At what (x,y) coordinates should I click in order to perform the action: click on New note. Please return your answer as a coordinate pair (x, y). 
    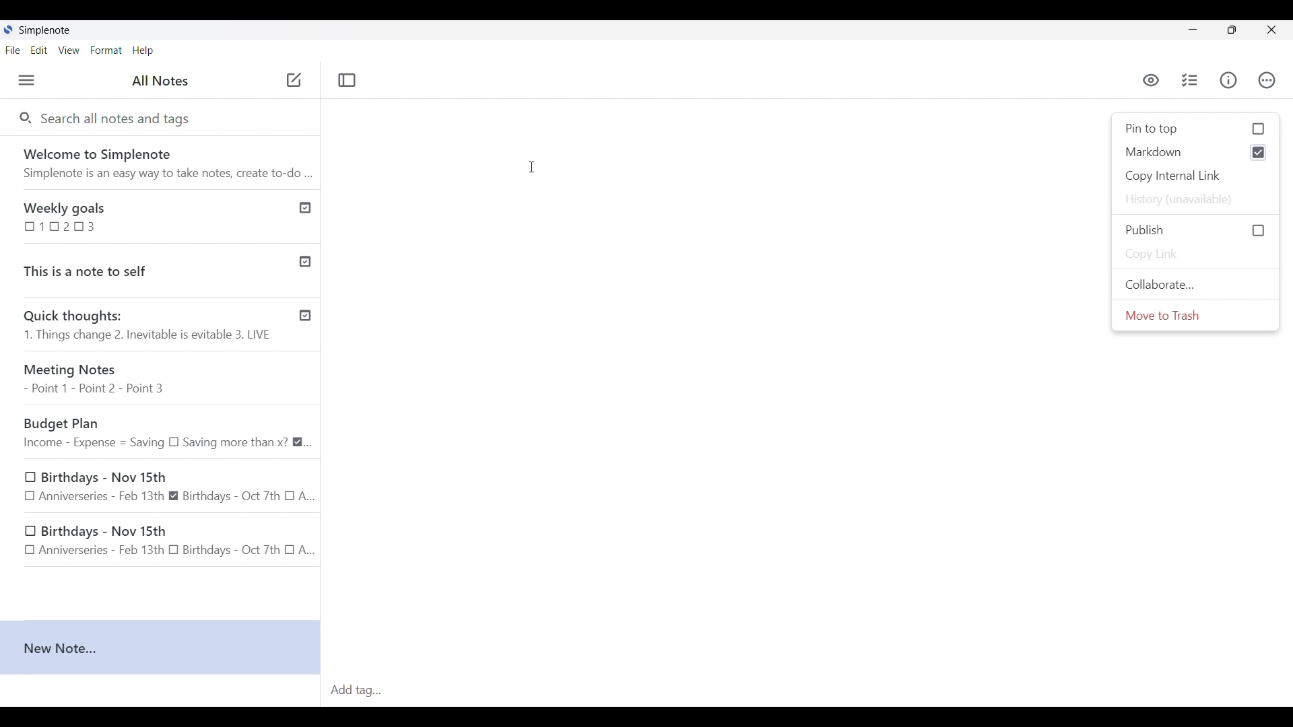
    Looking at the image, I should click on (160, 648).